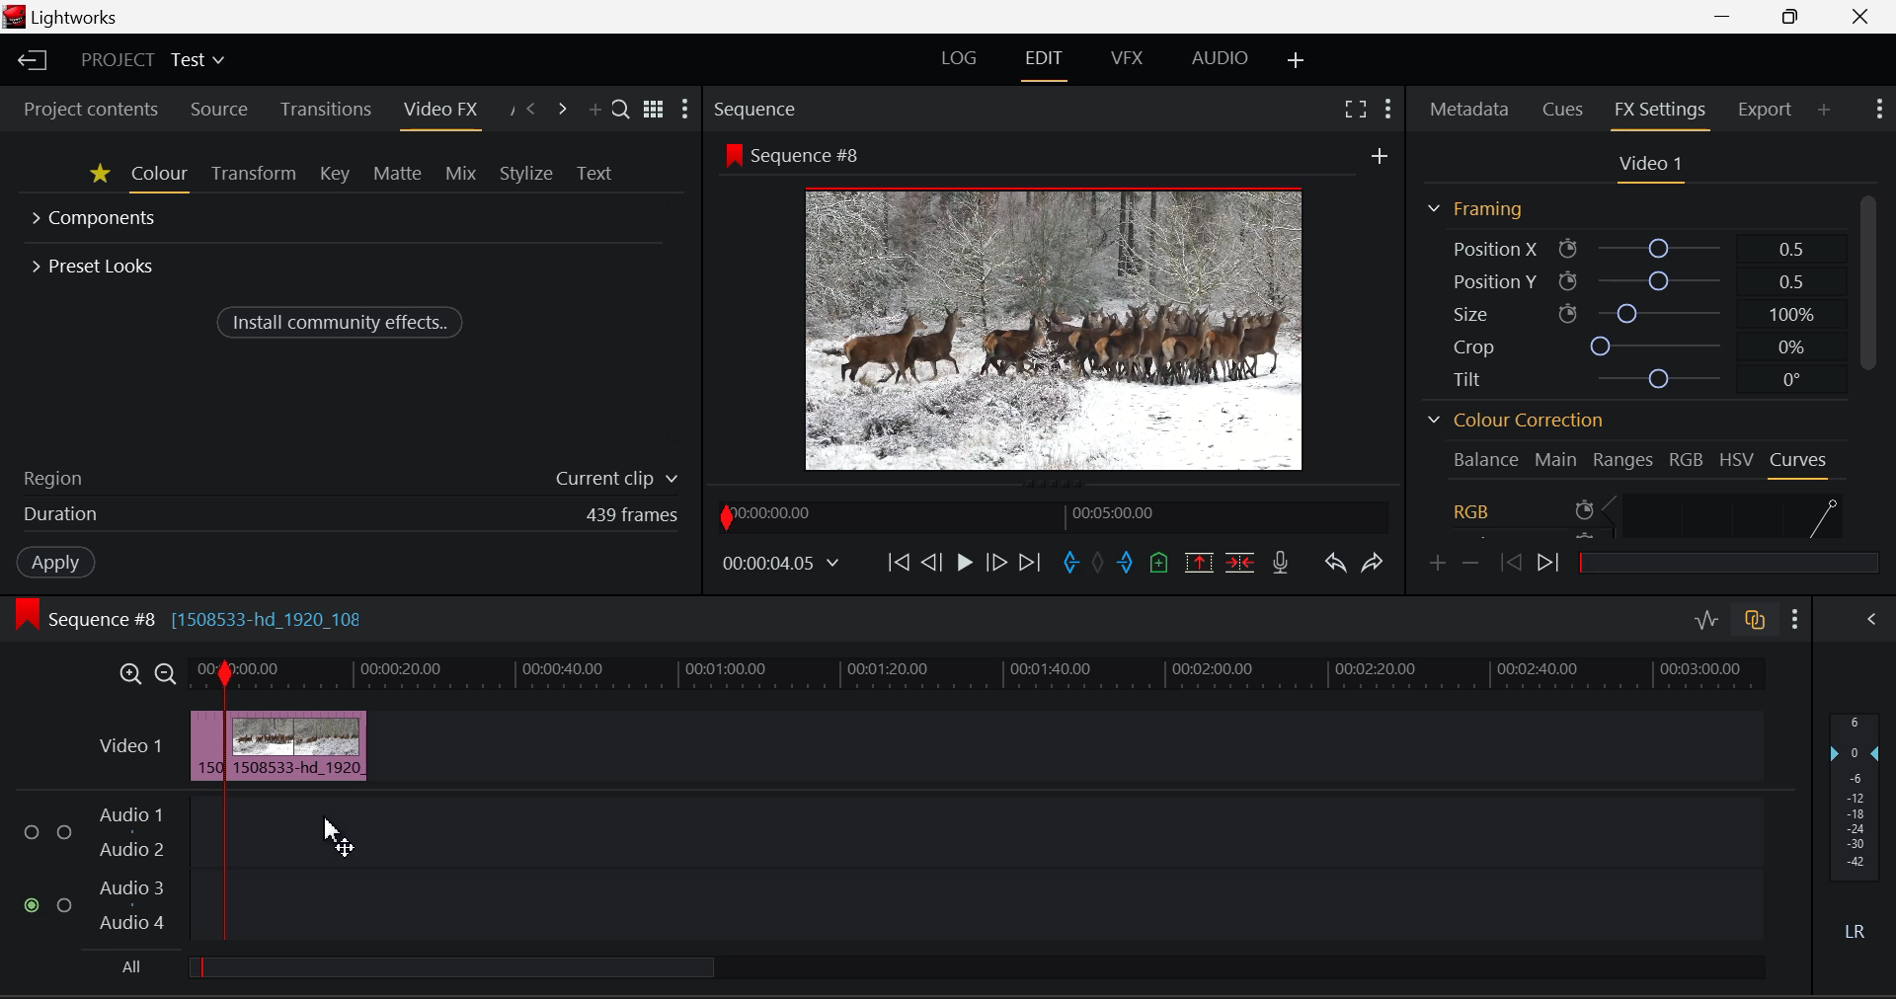 Image resolution: width=1896 pixels, height=999 pixels. I want to click on Add Panel, so click(592, 106).